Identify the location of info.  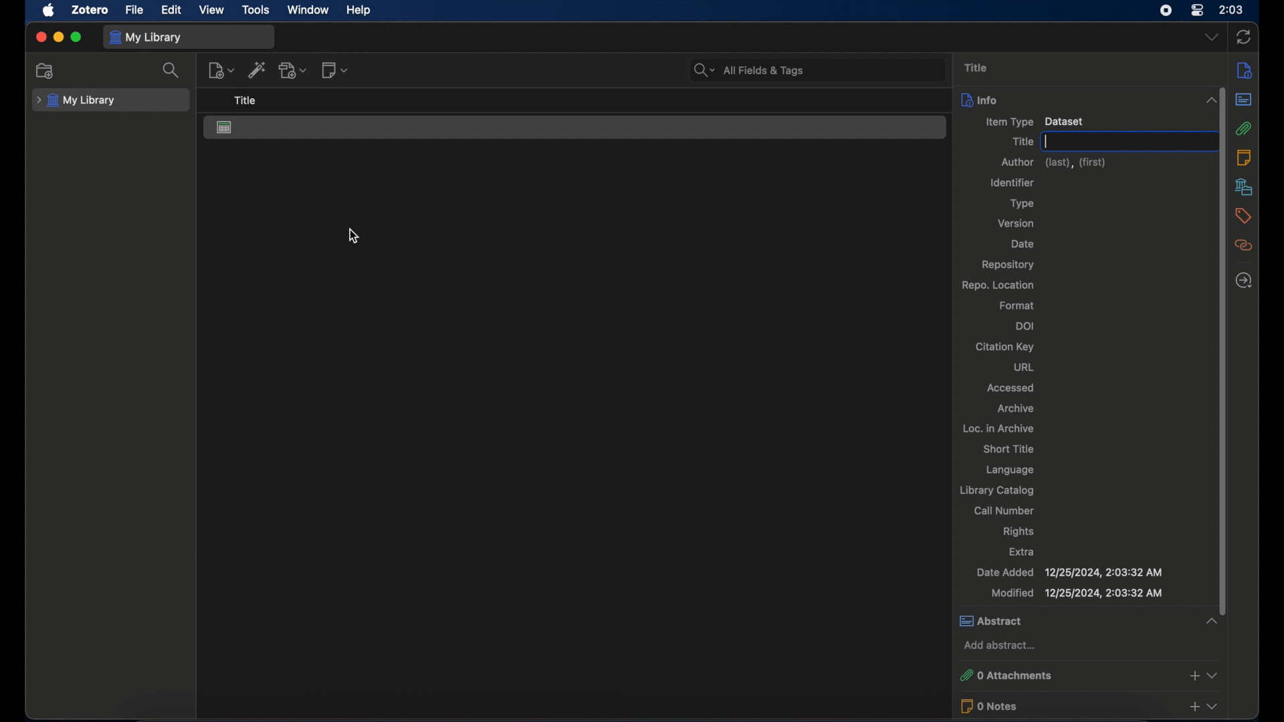
(1089, 100).